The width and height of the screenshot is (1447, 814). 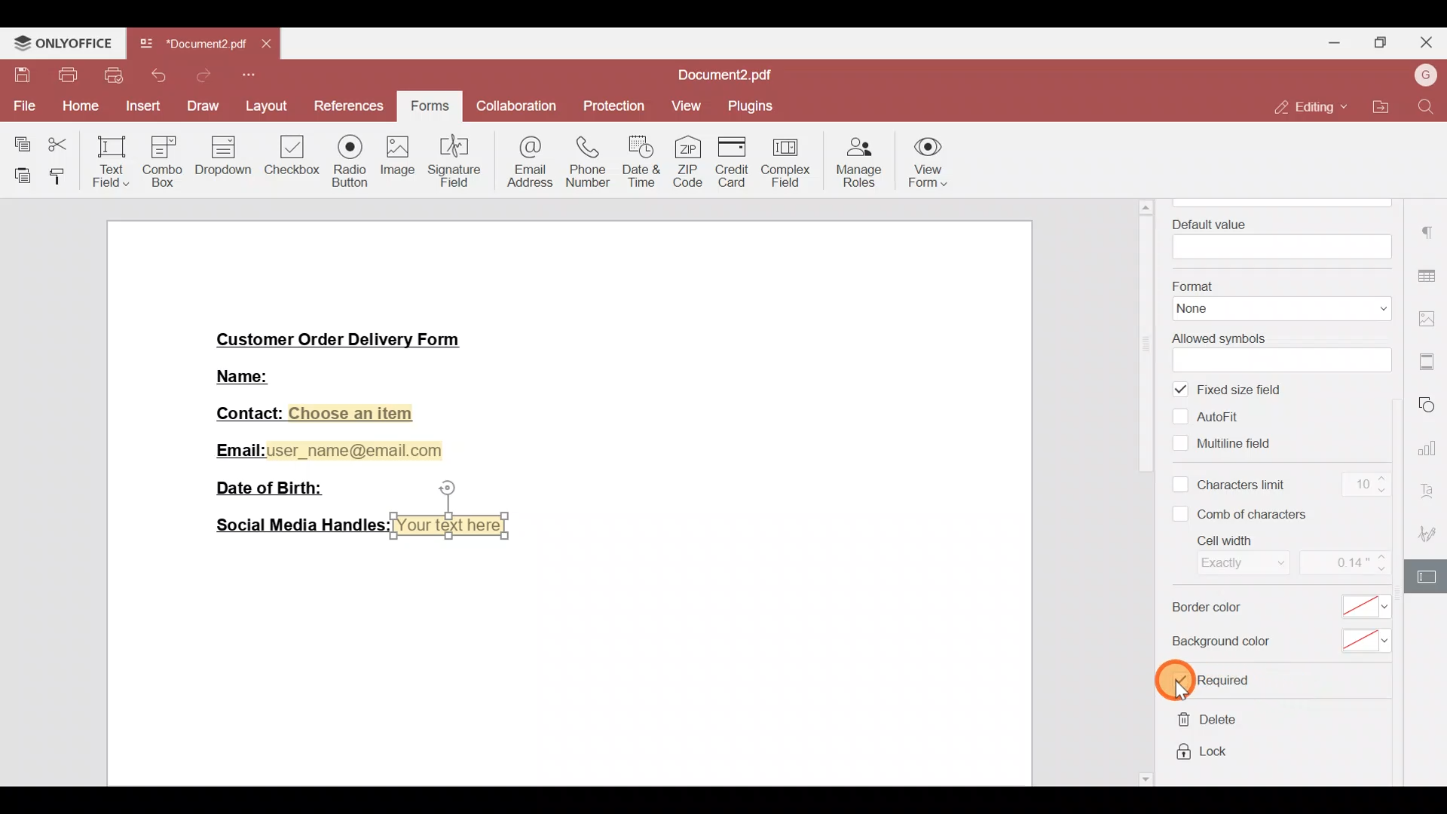 What do you see at coordinates (524, 164) in the screenshot?
I see `Email address` at bounding box center [524, 164].